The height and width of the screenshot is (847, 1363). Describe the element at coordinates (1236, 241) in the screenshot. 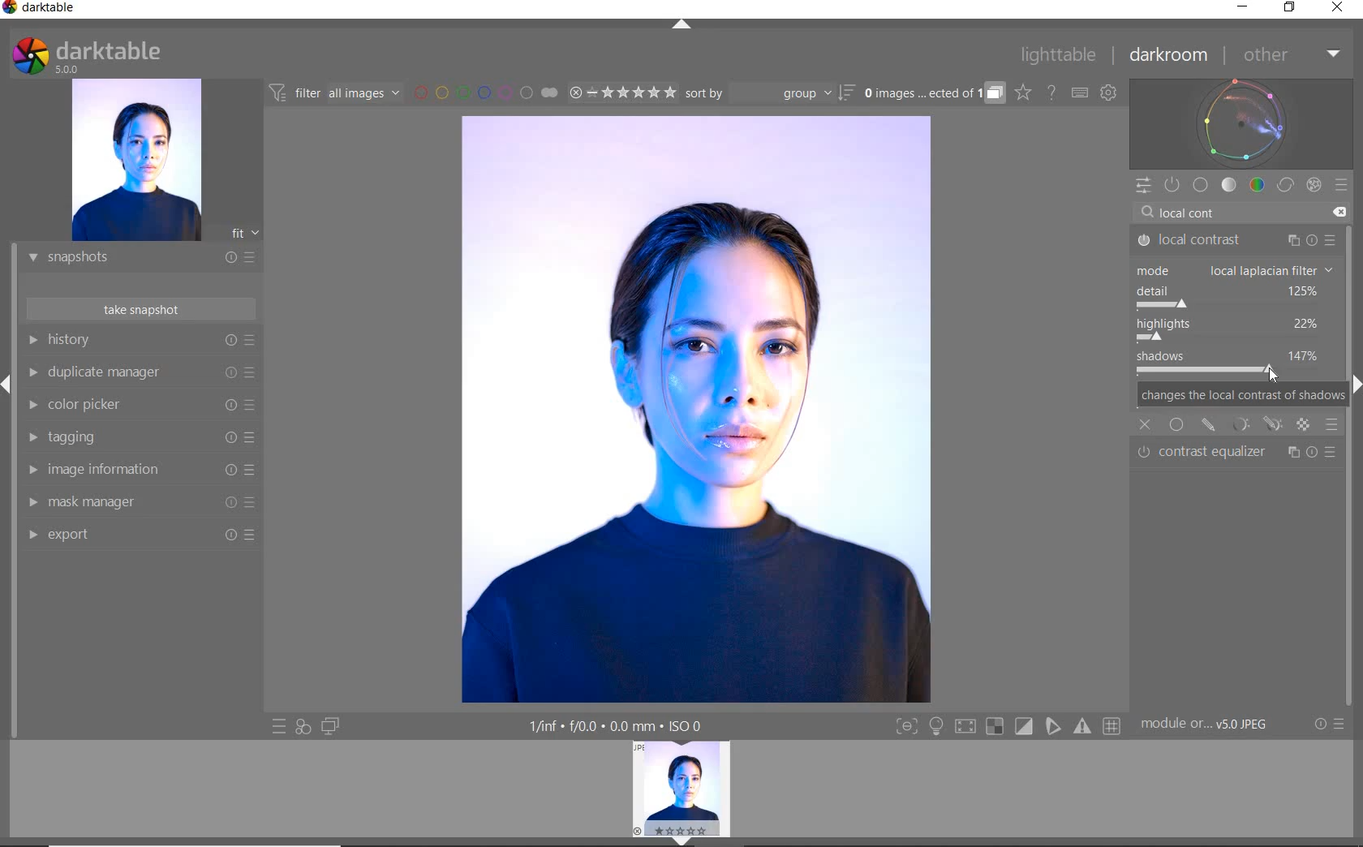

I see `LOCAL CONTRAST` at that location.